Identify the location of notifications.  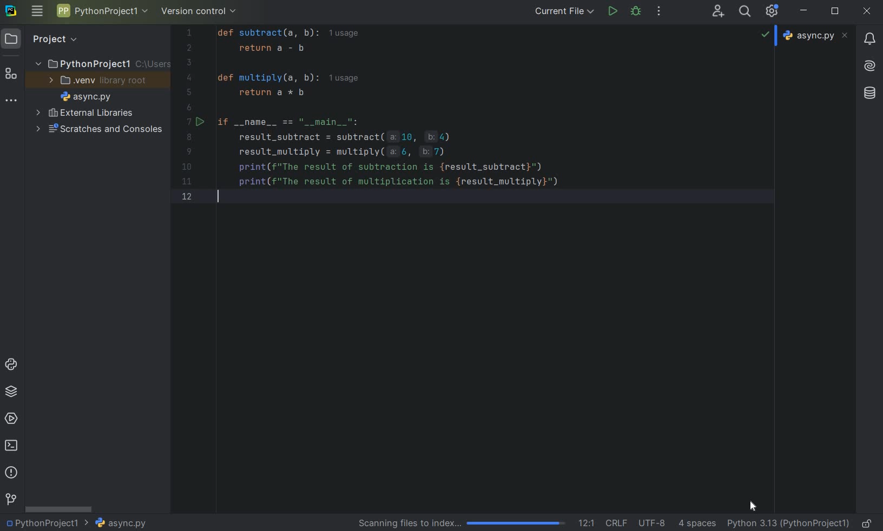
(871, 40).